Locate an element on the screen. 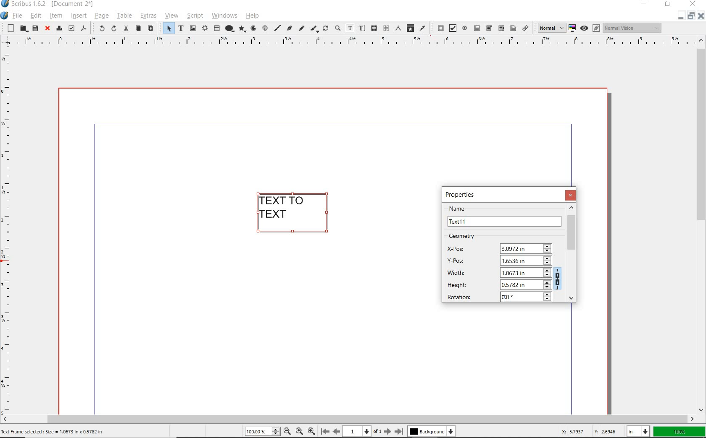 The image size is (706, 438). EDITOR is located at coordinates (505, 298).